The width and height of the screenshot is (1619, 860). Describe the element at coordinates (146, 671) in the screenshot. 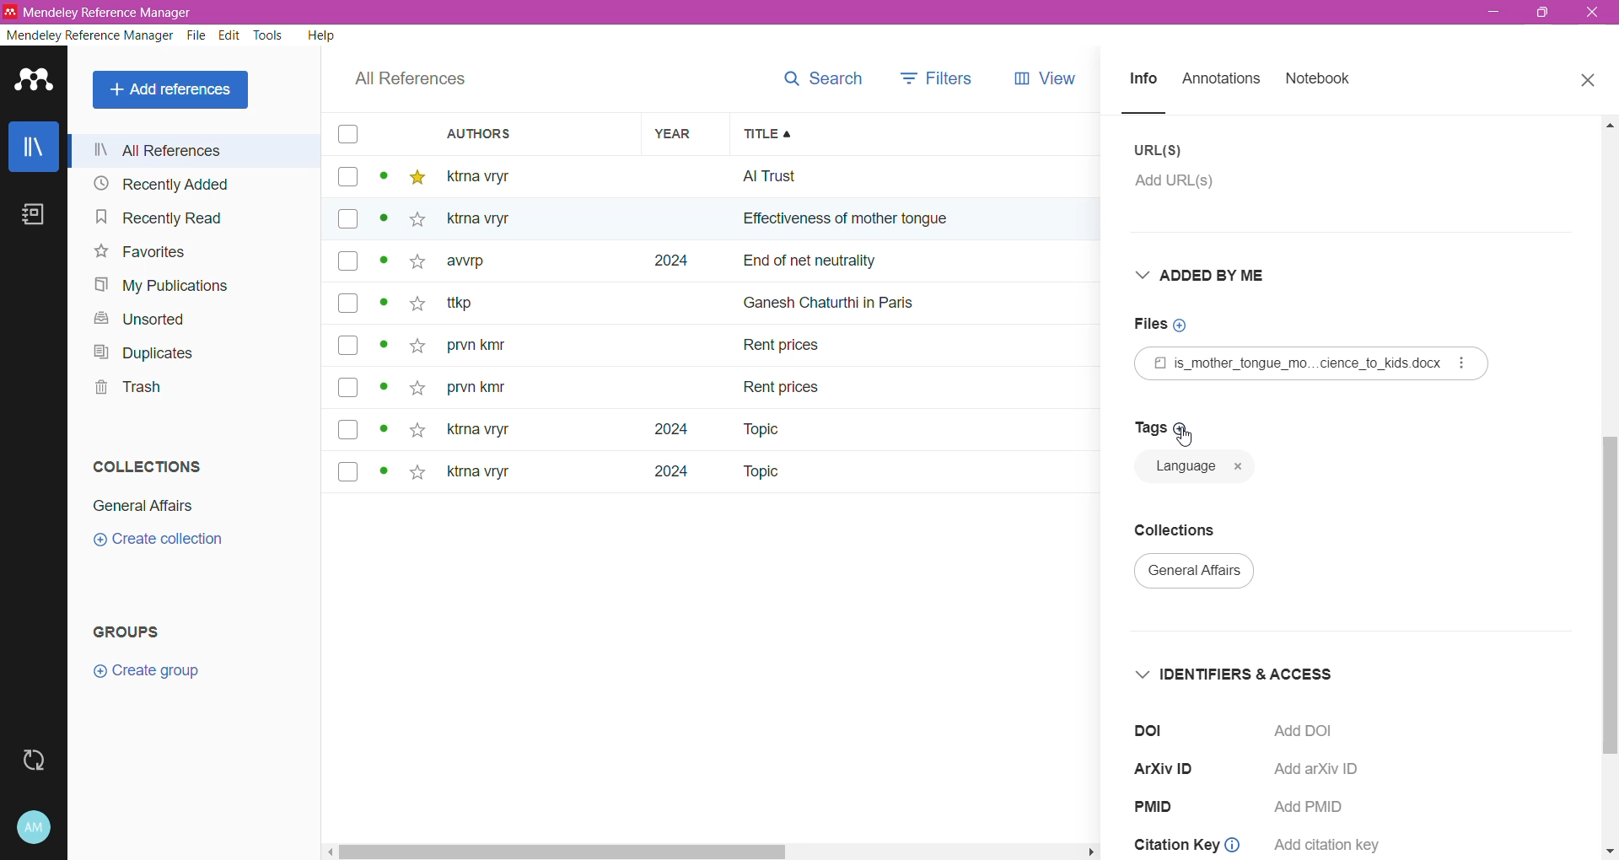

I see `Create group` at that location.